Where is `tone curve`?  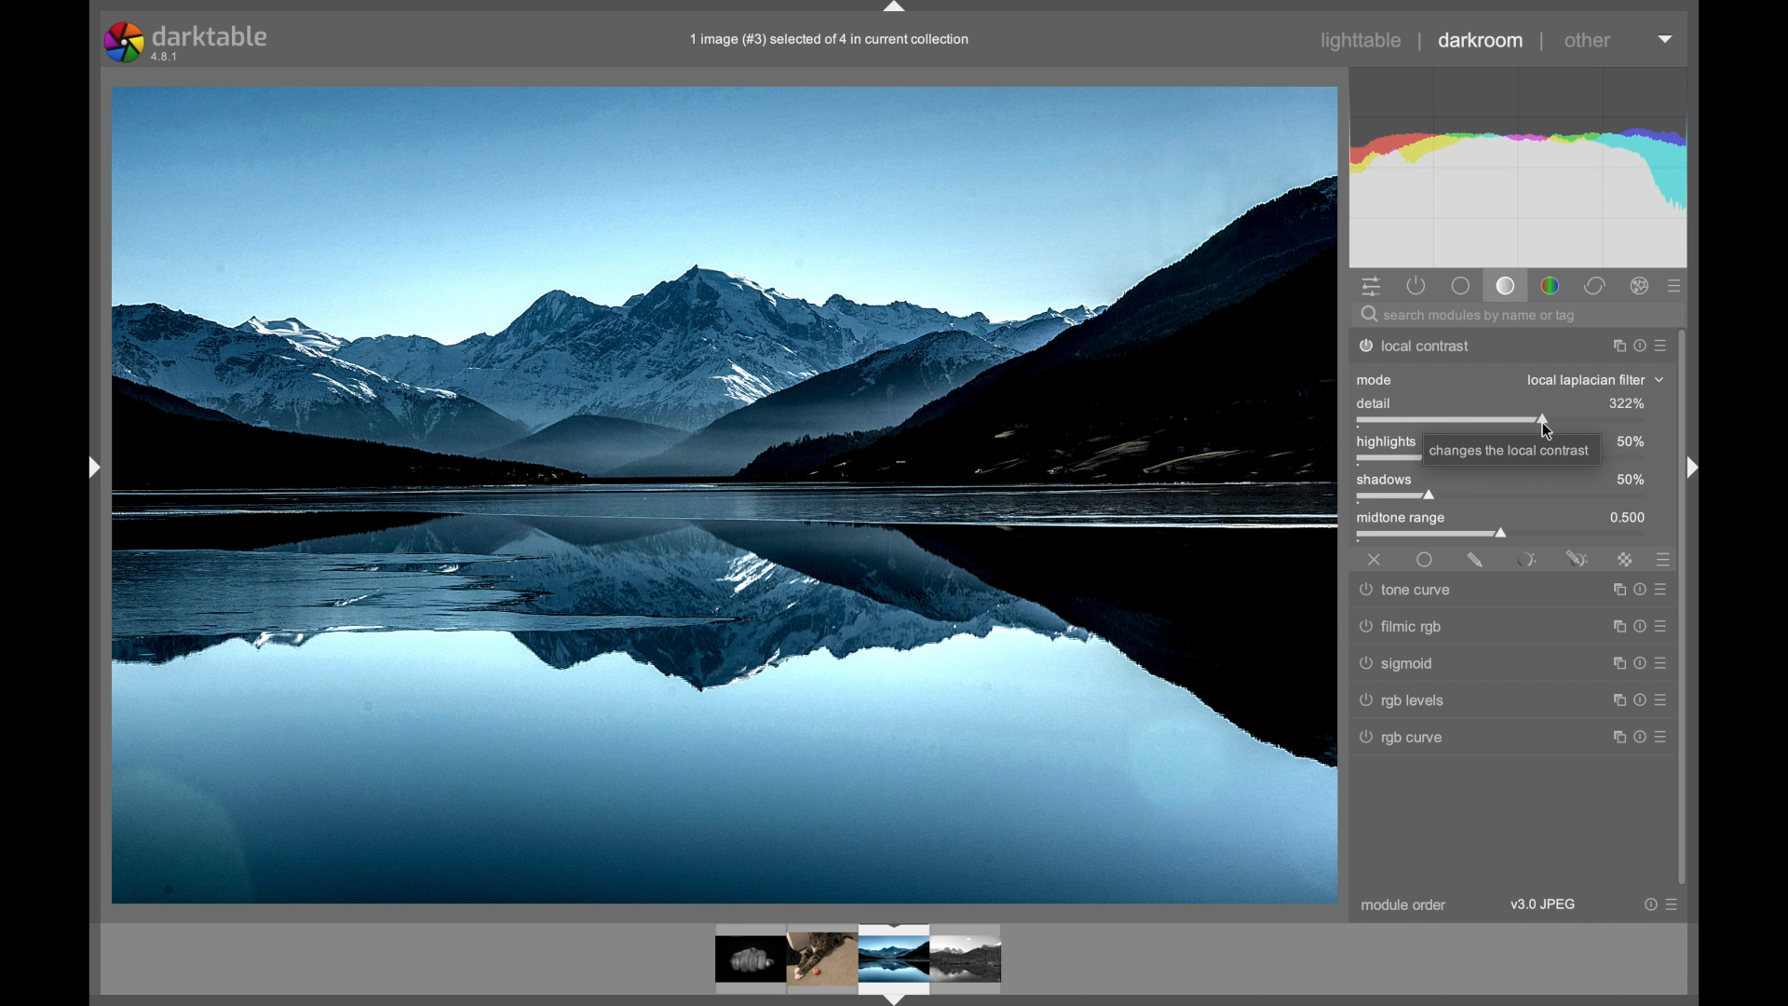
tone curve is located at coordinates (1408, 589).